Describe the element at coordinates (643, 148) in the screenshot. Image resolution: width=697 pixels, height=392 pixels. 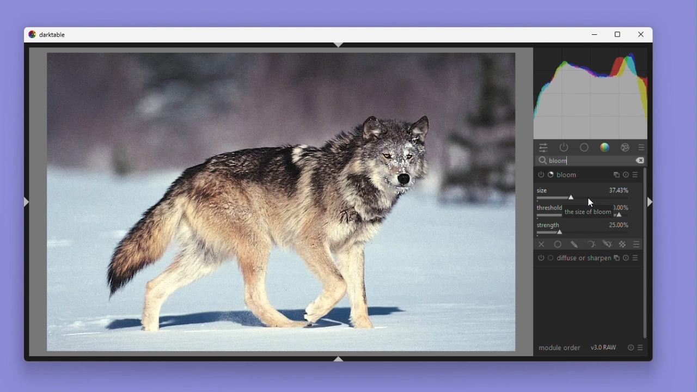
I see `Preset ` at that location.